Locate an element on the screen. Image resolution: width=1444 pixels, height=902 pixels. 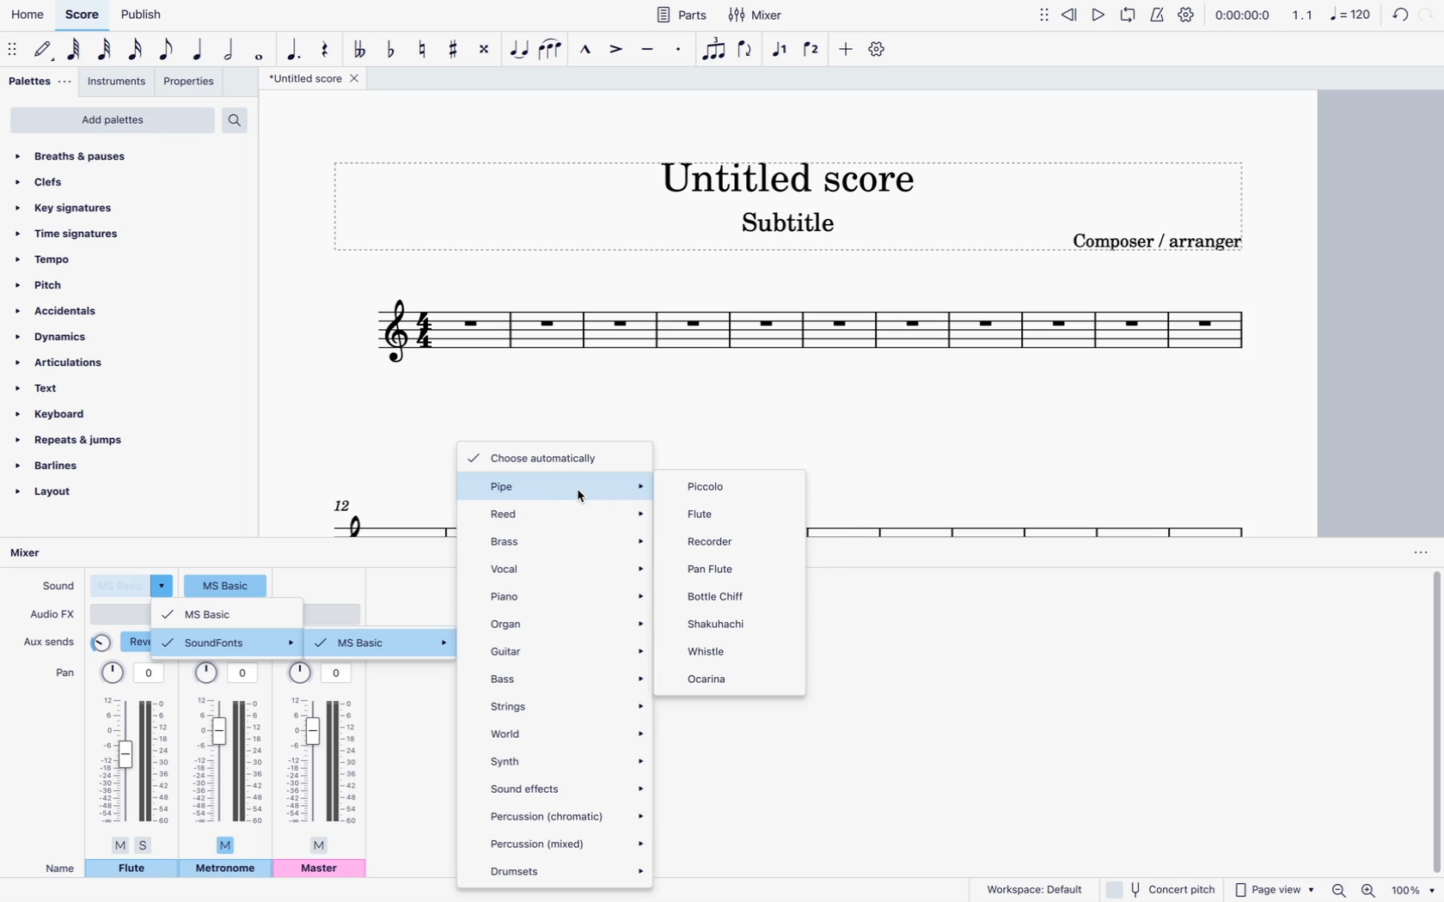
key signatures is located at coordinates (68, 207).